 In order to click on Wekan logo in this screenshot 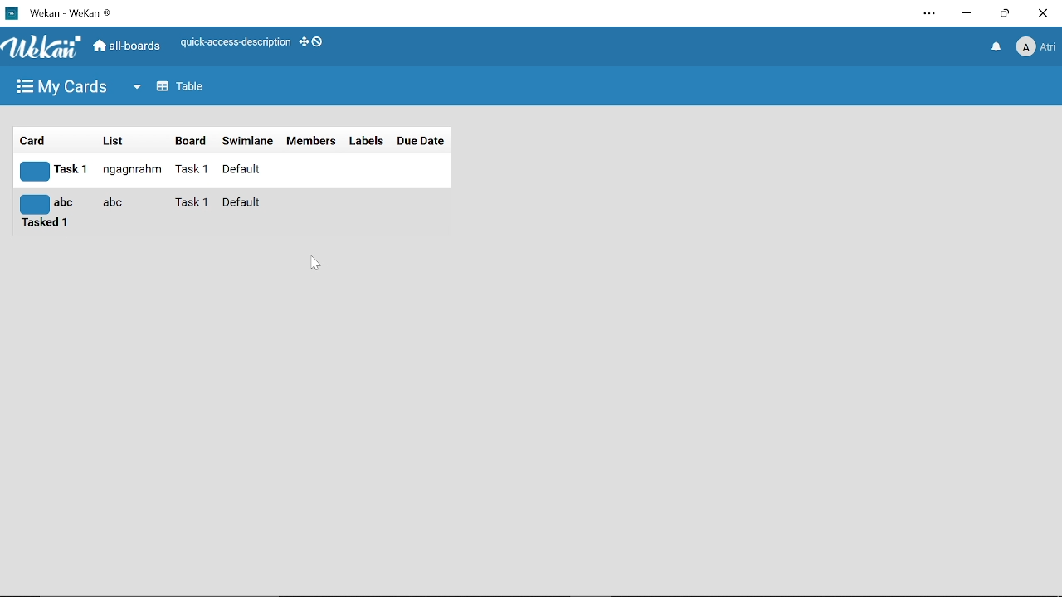, I will do `click(43, 48)`.